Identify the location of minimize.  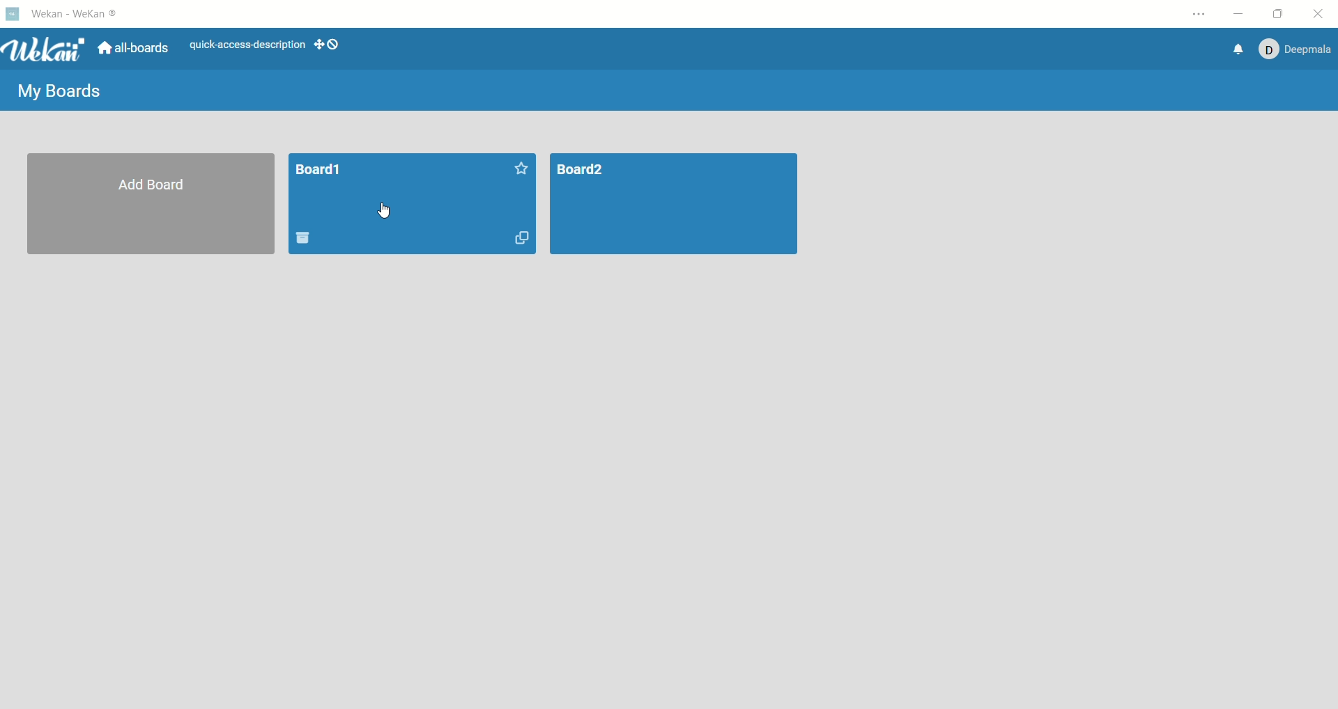
(1237, 13).